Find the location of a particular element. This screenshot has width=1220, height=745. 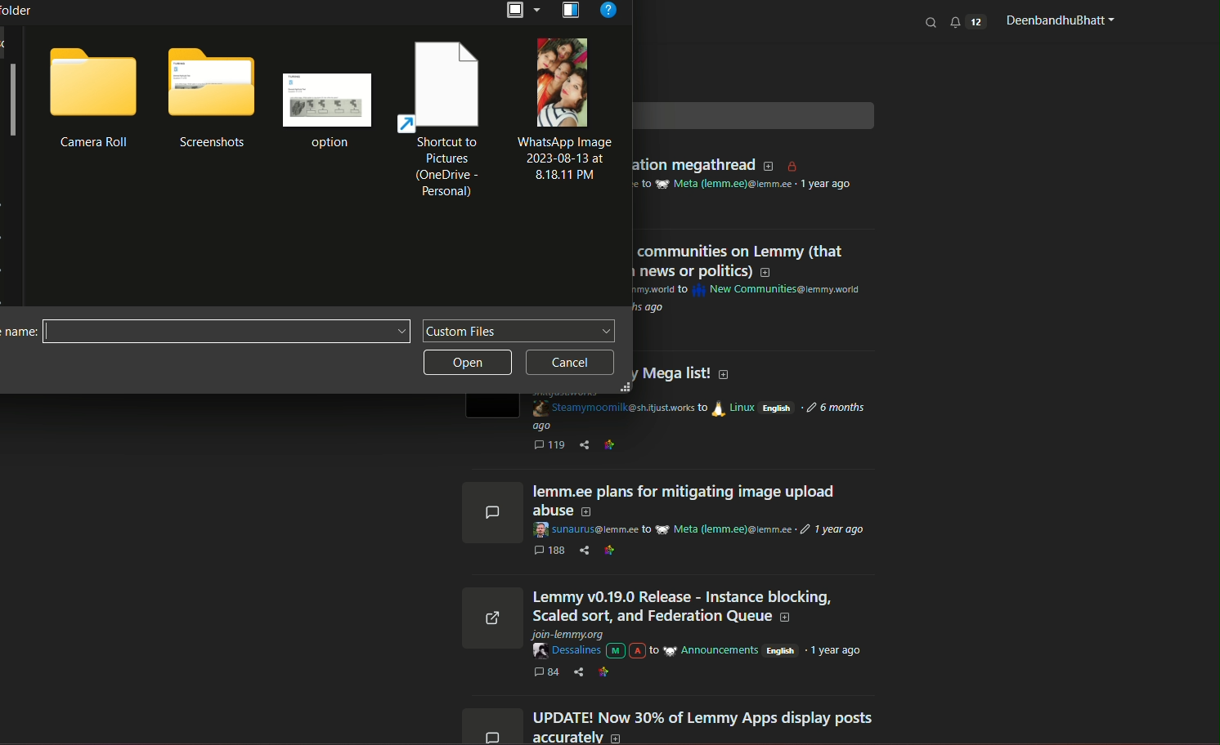

Posts is located at coordinates (706, 608).